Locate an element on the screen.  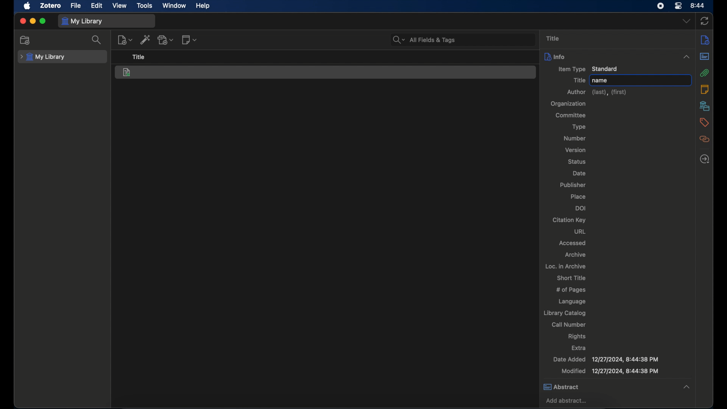
collapse is located at coordinates (684, 57).